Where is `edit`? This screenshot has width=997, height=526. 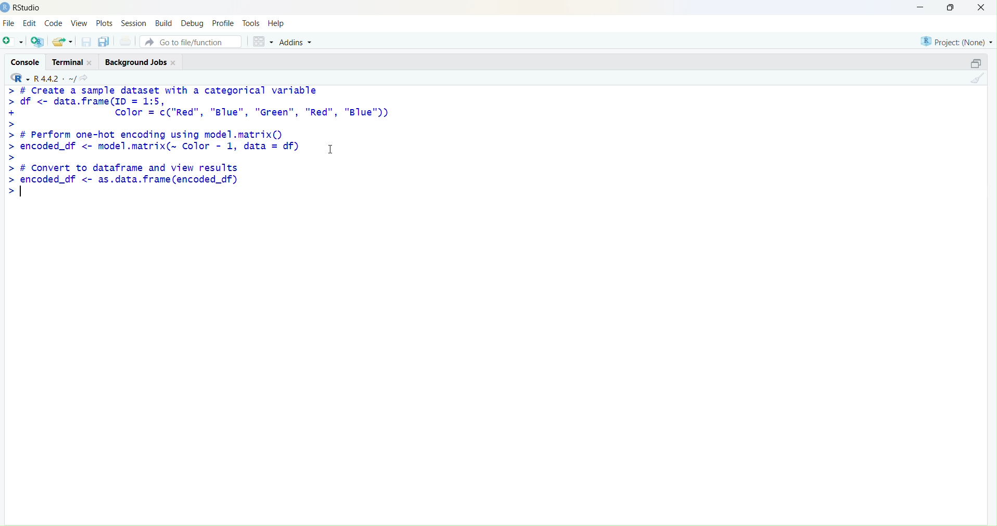
edit is located at coordinates (30, 23).